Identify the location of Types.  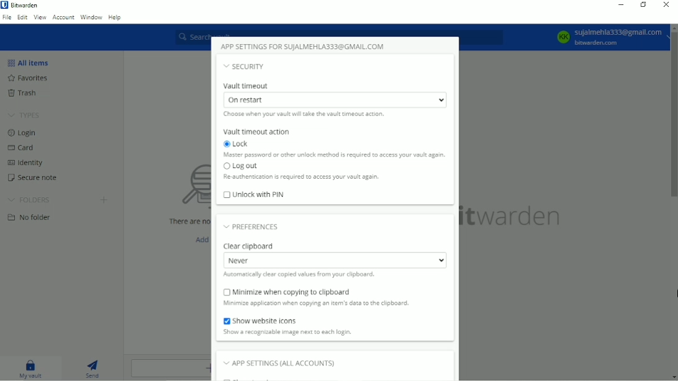
(25, 114).